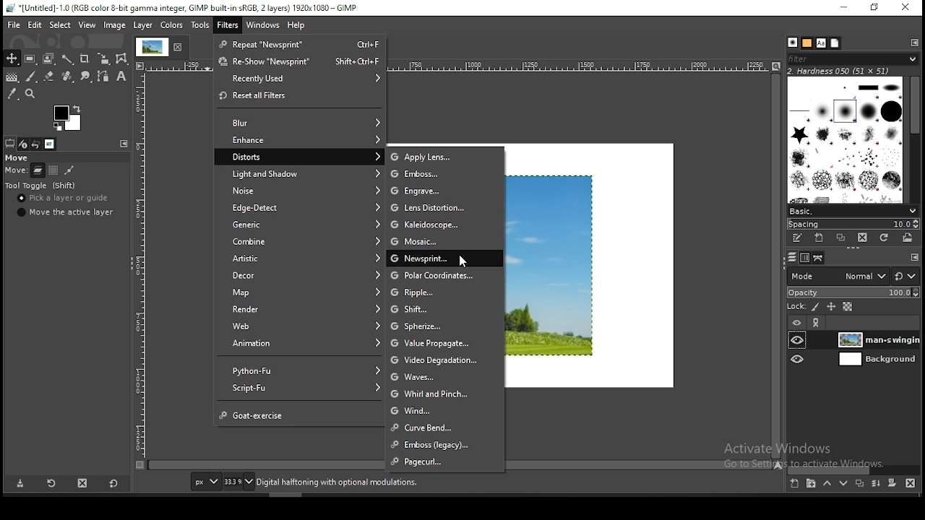 The width and height of the screenshot is (925, 520). Describe the element at coordinates (300, 172) in the screenshot. I see `light and shadow` at that location.